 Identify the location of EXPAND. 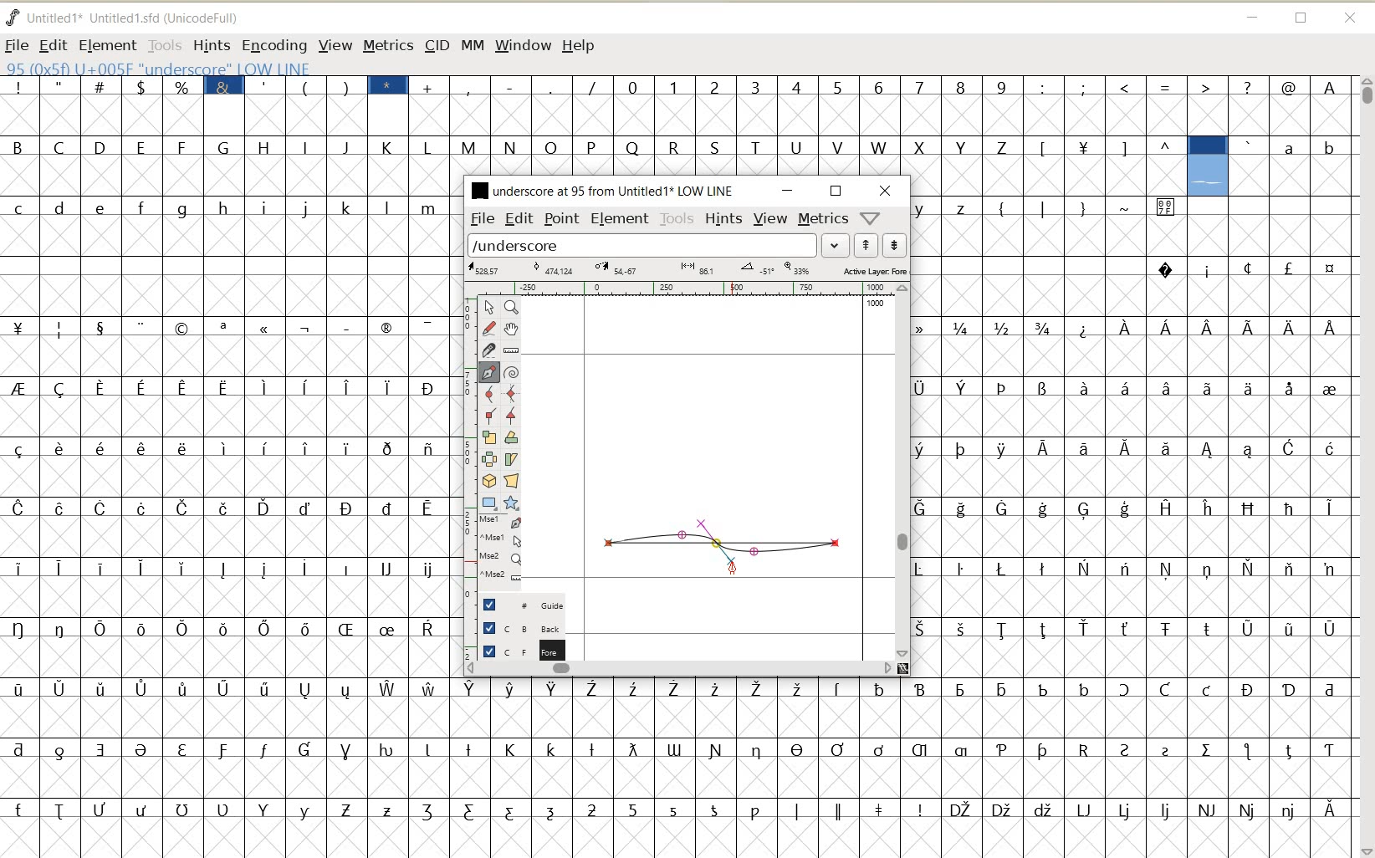
(836, 246).